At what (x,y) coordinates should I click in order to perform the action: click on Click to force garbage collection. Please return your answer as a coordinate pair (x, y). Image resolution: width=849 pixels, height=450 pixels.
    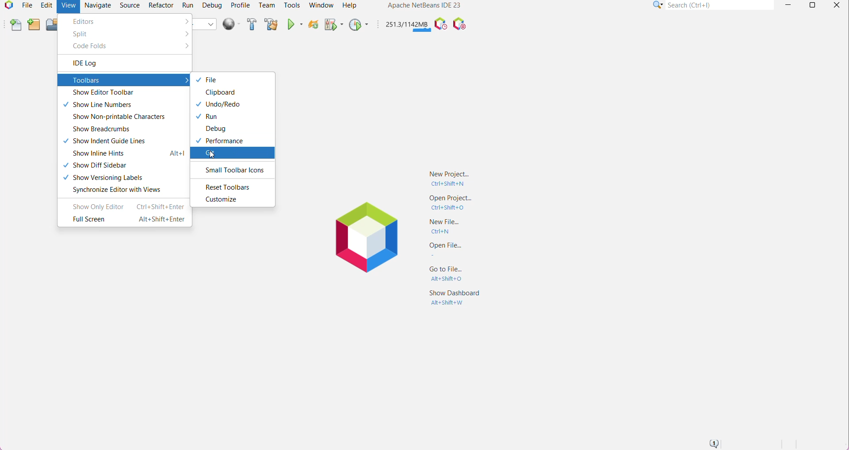
    Looking at the image, I should click on (406, 24).